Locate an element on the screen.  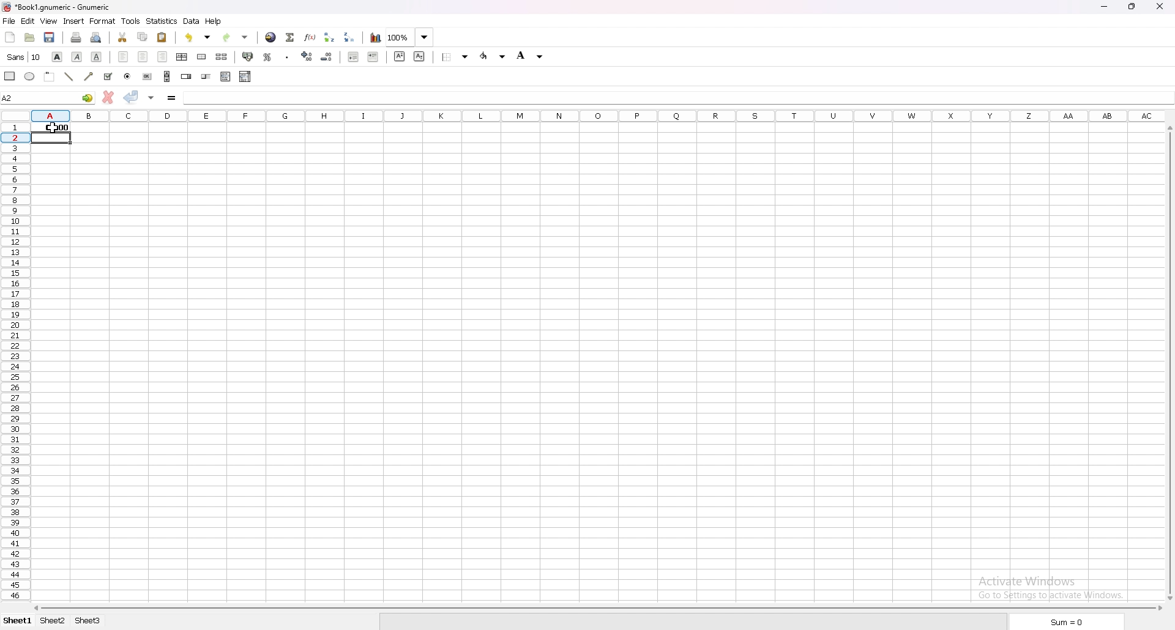
column is located at coordinates (600, 115).